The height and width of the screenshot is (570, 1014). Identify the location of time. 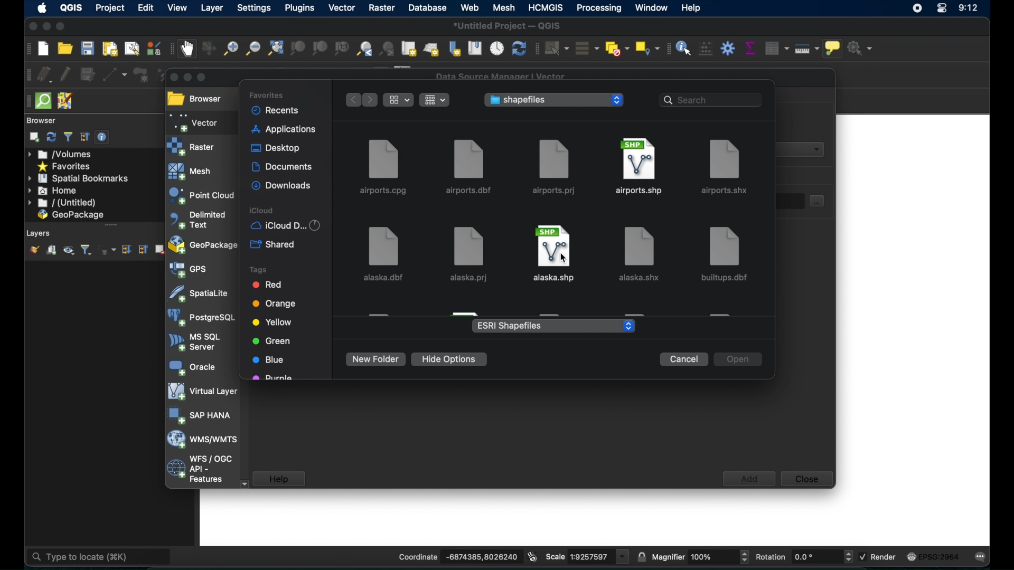
(969, 8).